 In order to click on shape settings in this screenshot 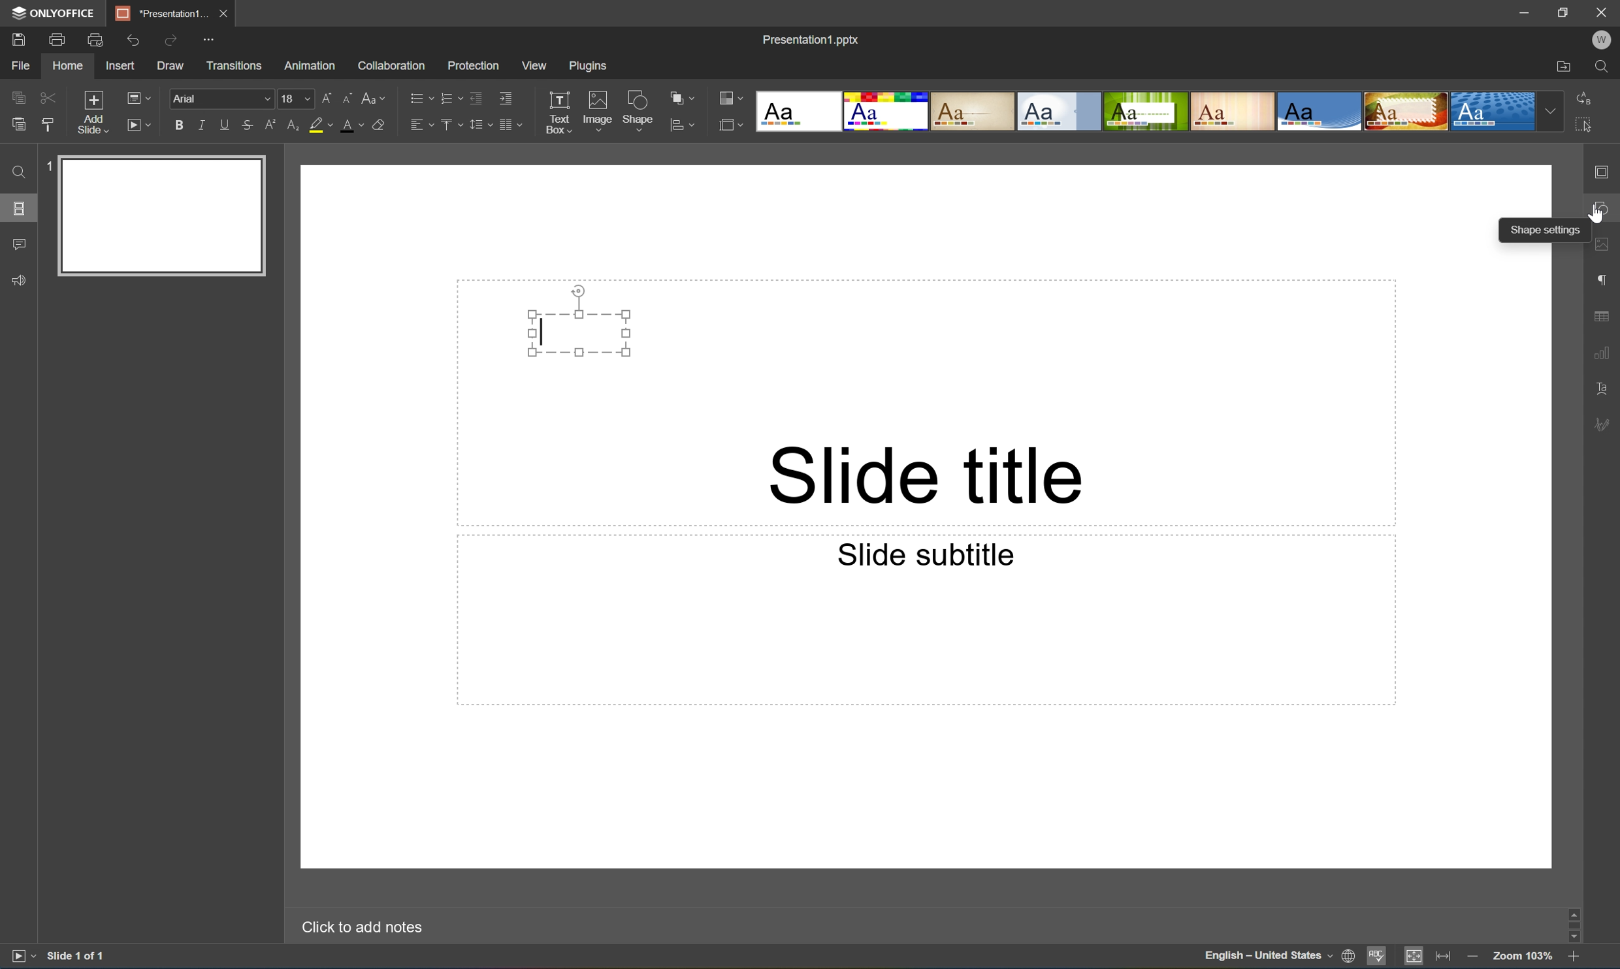, I will do `click(1604, 209)`.